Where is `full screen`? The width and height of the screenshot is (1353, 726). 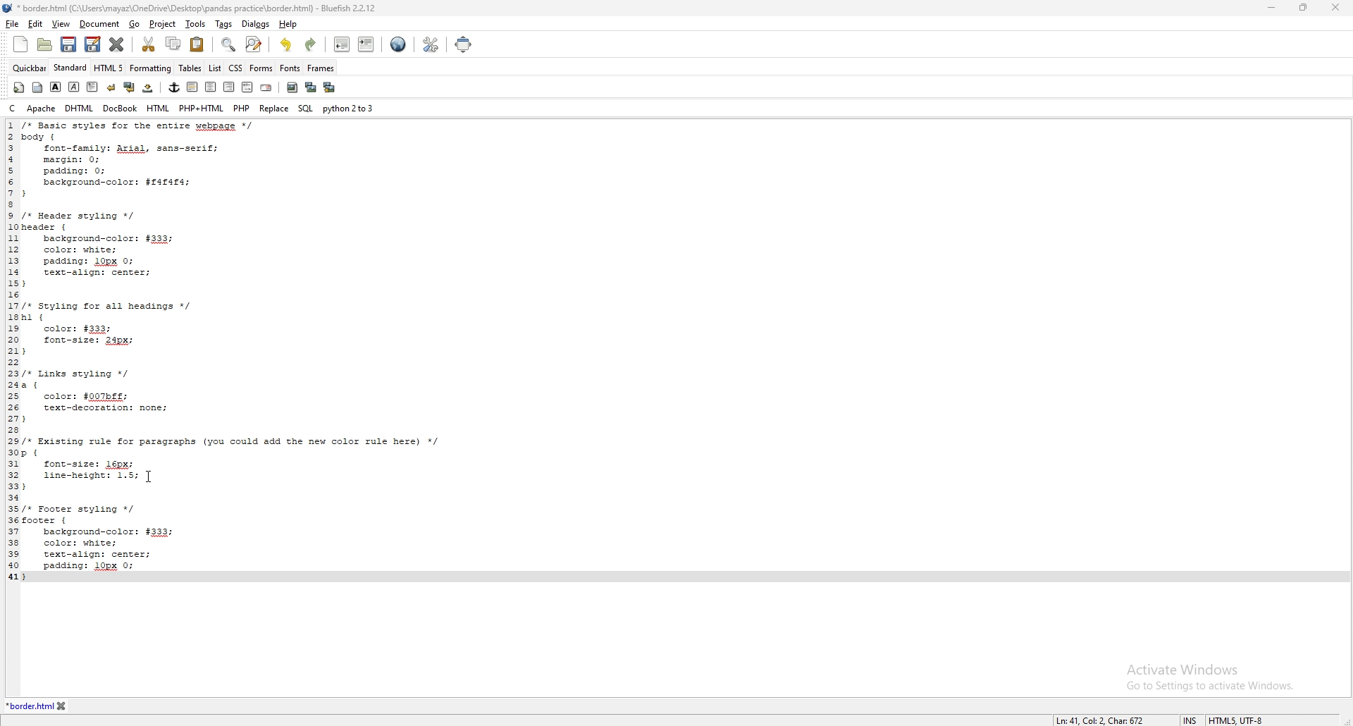 full screen is located at coordinates (463, 44).